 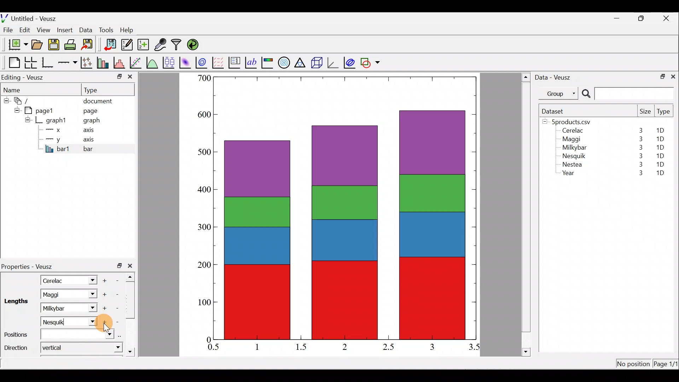 I want to click on Edit, so click(x=25, y=29).